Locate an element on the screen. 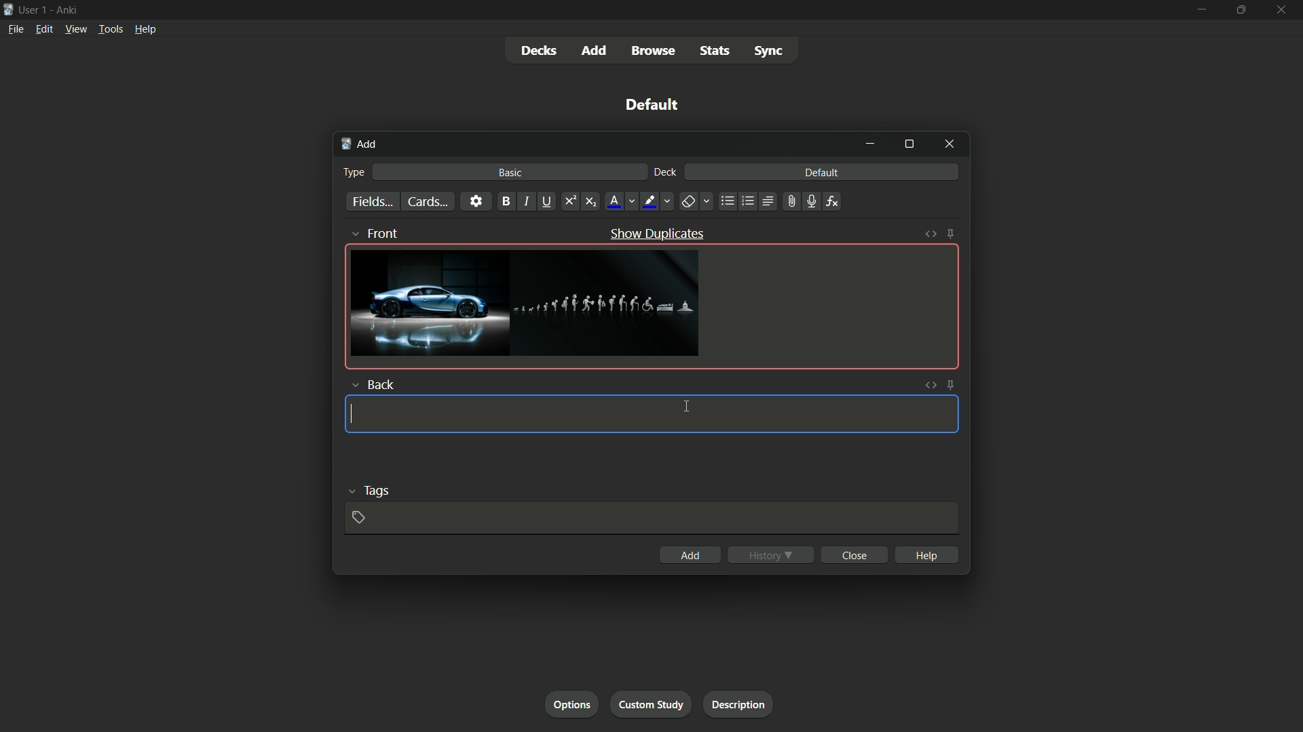  fields is located at coordinates (372, 203).